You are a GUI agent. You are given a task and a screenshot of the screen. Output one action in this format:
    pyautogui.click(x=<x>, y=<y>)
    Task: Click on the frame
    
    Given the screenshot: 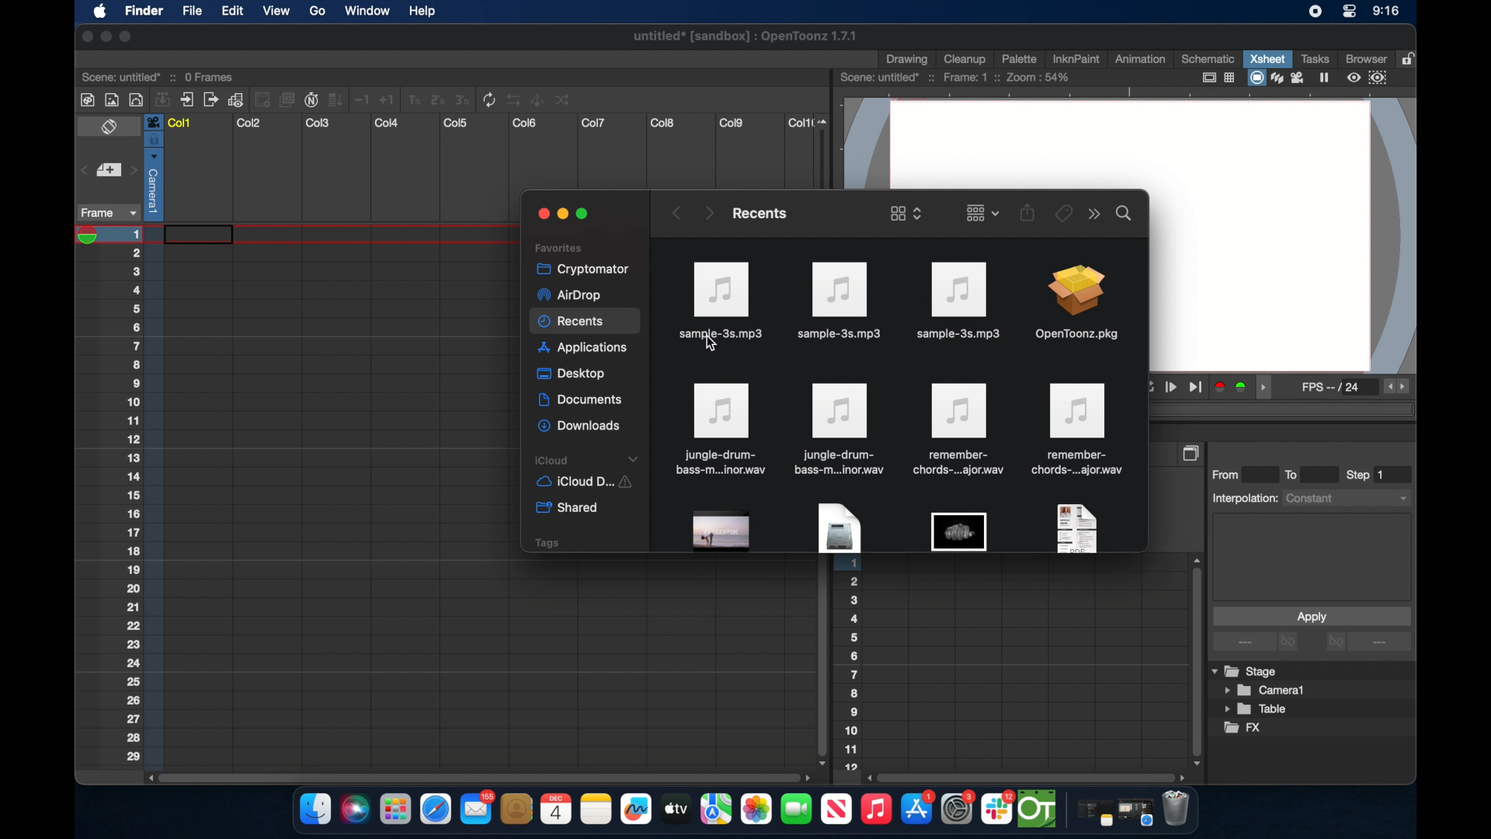 What is the action you would take?
    pyautogui.click(x=106, y=213)
    